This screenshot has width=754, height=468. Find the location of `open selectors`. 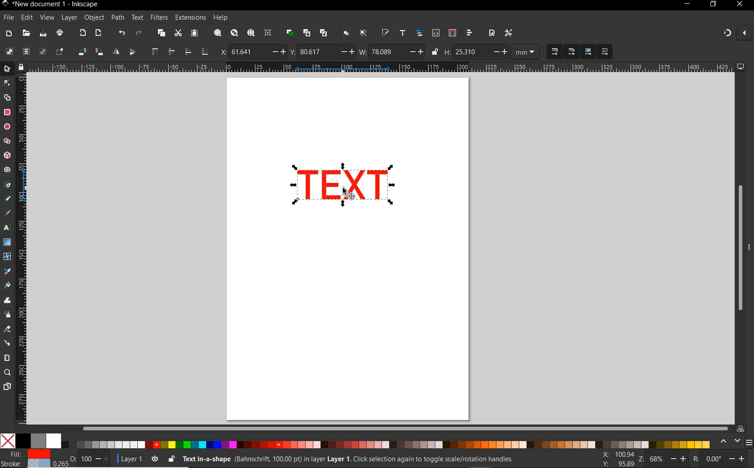

open selectors is located at coordinates (452, 33).